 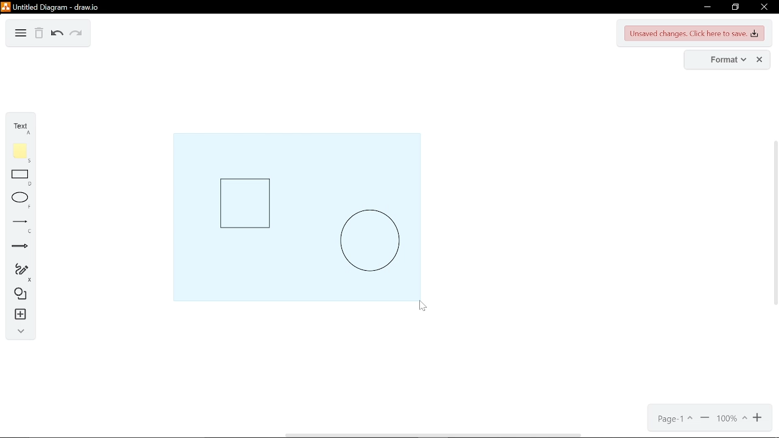 I want to click on current page, so click(x=672, y=420).